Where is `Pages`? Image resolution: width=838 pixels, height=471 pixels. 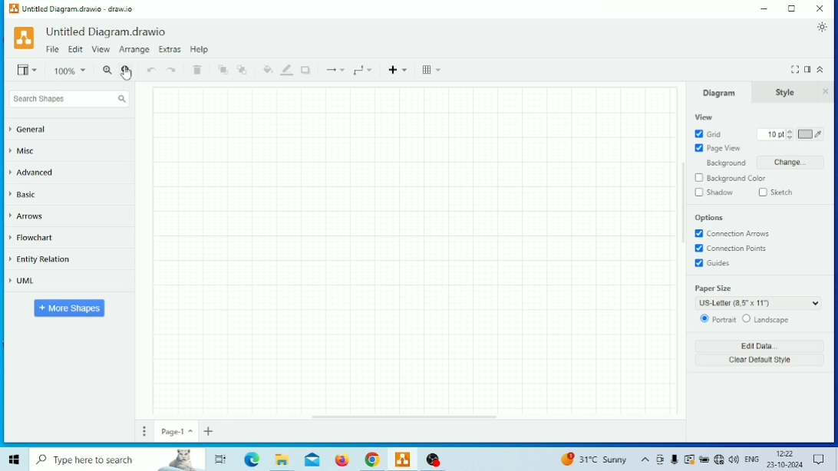 Pages is located at coordinates (145, 431).